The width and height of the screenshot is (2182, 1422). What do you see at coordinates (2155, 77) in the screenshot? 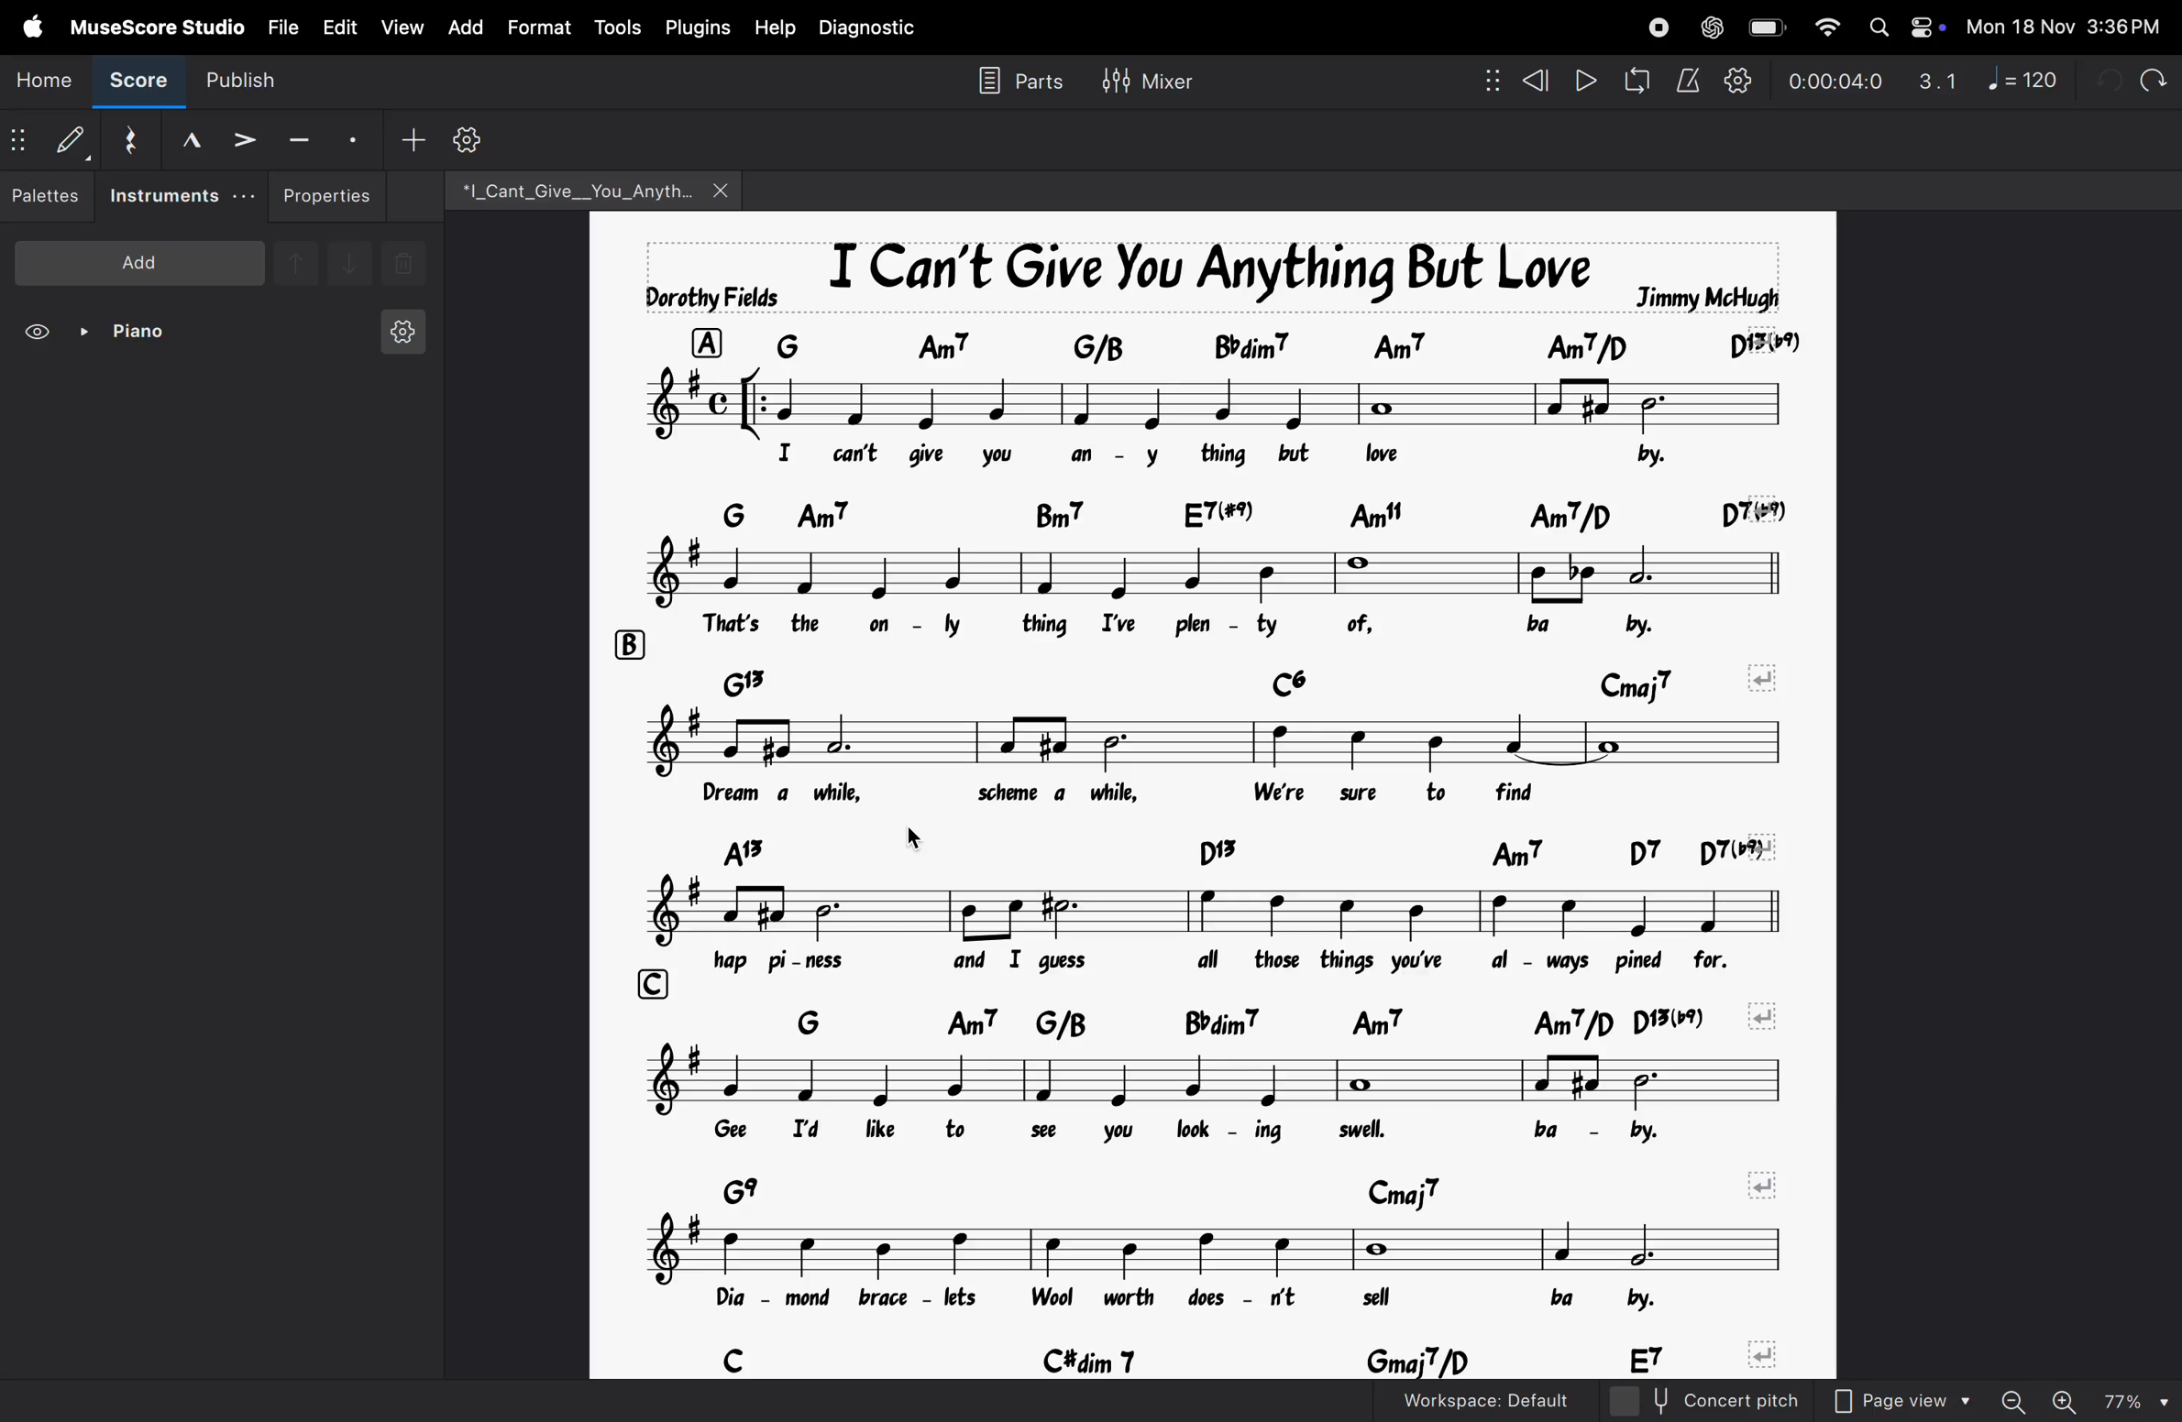
I see `redo` at bounding box center [2155, 77].